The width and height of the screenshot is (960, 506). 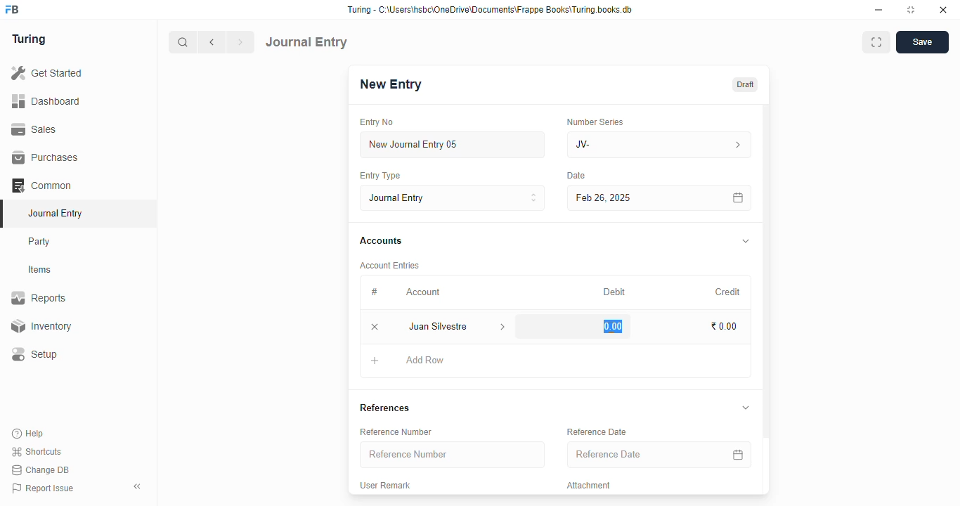 I want to click on calendar icon, so click(x=737, y=197).